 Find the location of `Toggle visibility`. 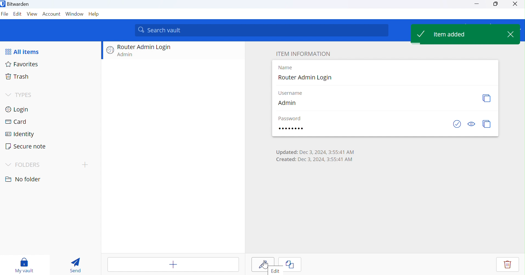

Toggle visibility is located at coordinates (473, 123).